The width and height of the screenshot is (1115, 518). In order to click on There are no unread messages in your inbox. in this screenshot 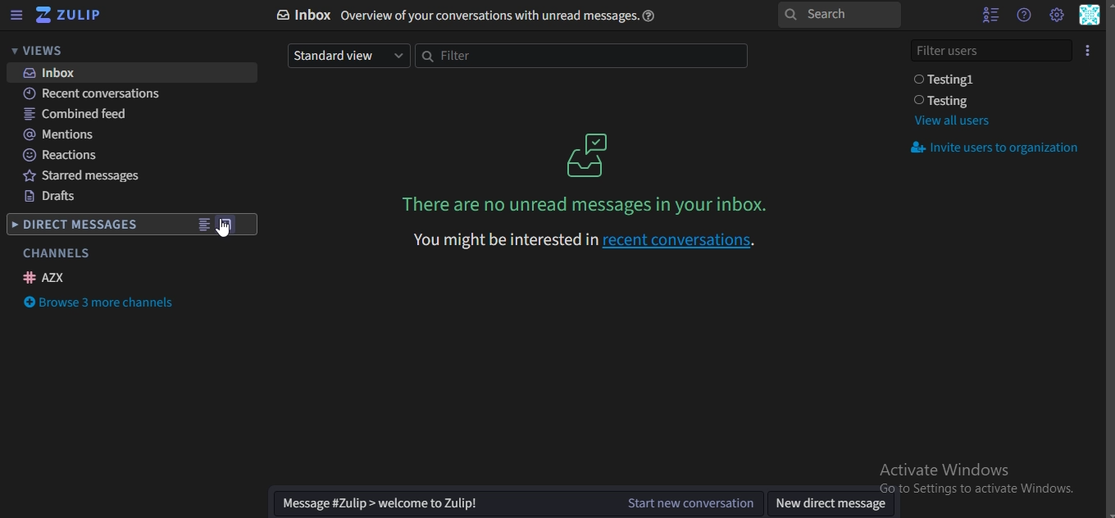, I will do `click(589, 204)`.